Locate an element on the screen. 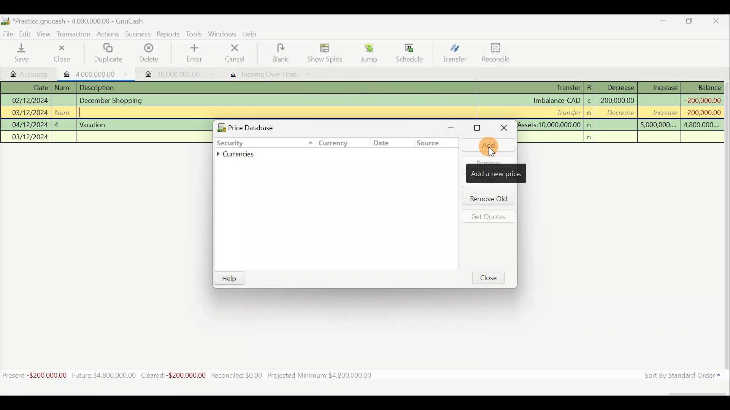 This screenshot has width=730, height=410. n is located at coordinates (590, 113).